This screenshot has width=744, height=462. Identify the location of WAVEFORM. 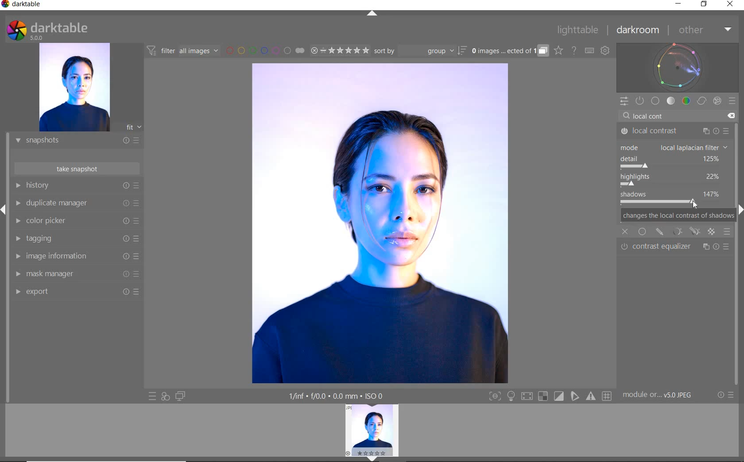
(678, 67).